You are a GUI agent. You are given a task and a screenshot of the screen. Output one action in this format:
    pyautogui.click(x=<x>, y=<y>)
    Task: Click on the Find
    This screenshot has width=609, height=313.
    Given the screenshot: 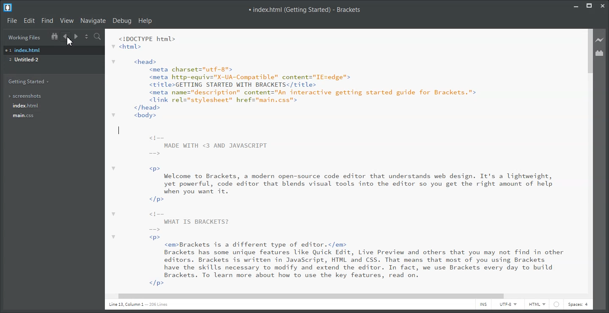 What is the action you would take?
    pyautogui.click(x=47, y=21)
    